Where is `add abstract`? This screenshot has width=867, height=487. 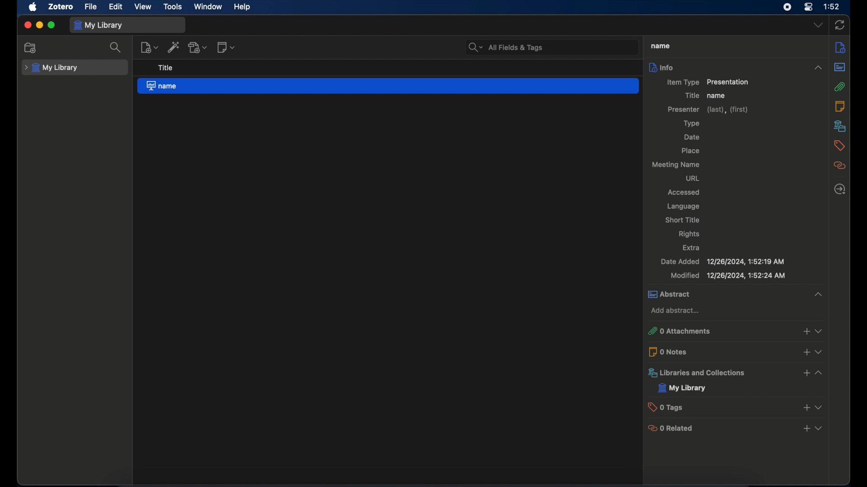 add abstract is located at coordinates (676, 310).